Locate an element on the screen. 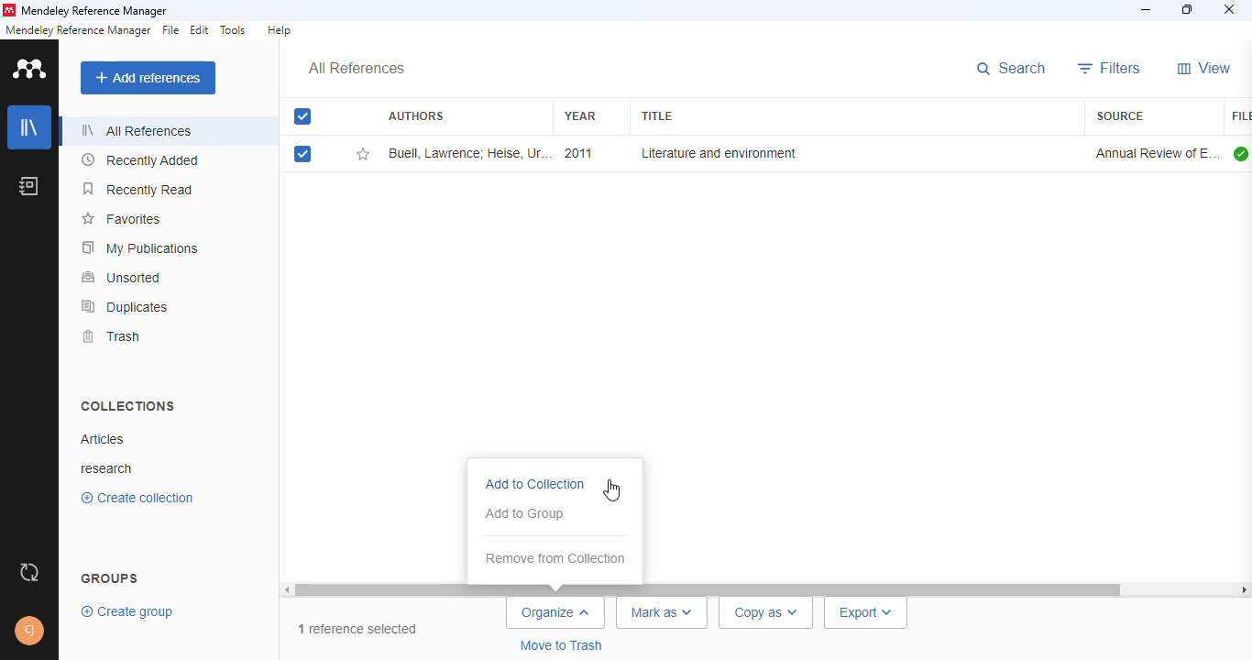 The height and width of the screenshot is (660, 1252). filters is located at coordinates (1110, 68).